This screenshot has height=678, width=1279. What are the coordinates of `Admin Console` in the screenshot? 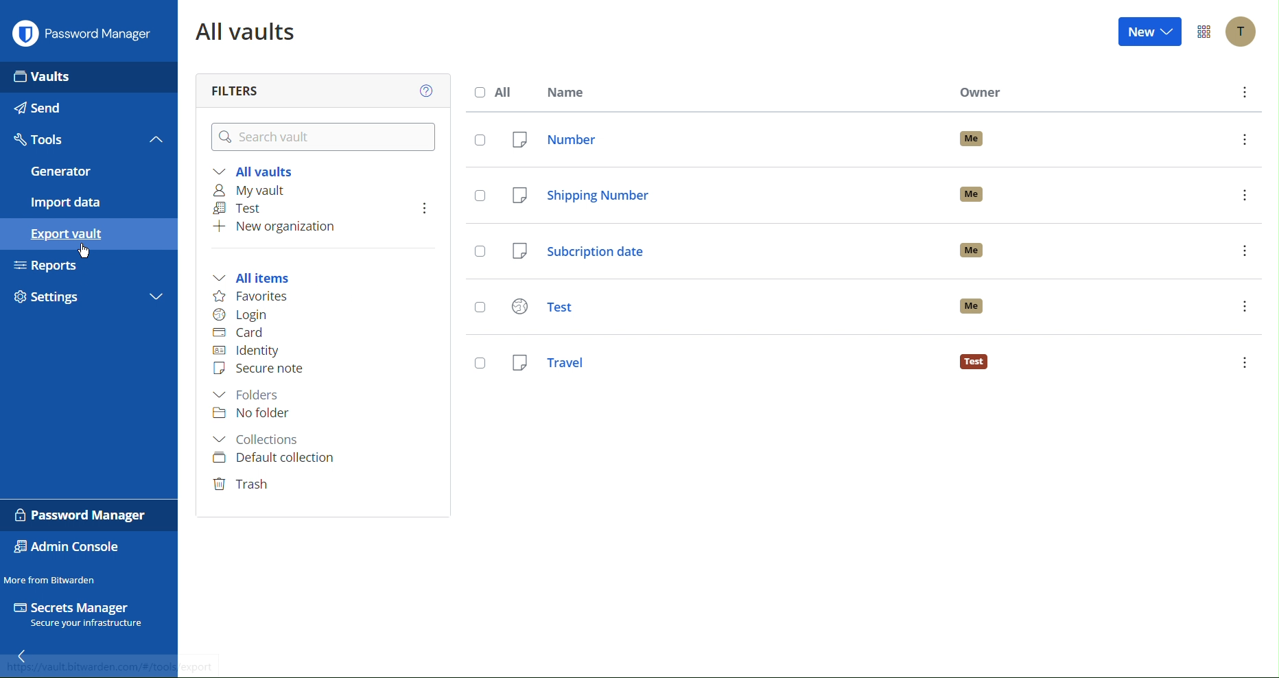 It's located at (72, 548).